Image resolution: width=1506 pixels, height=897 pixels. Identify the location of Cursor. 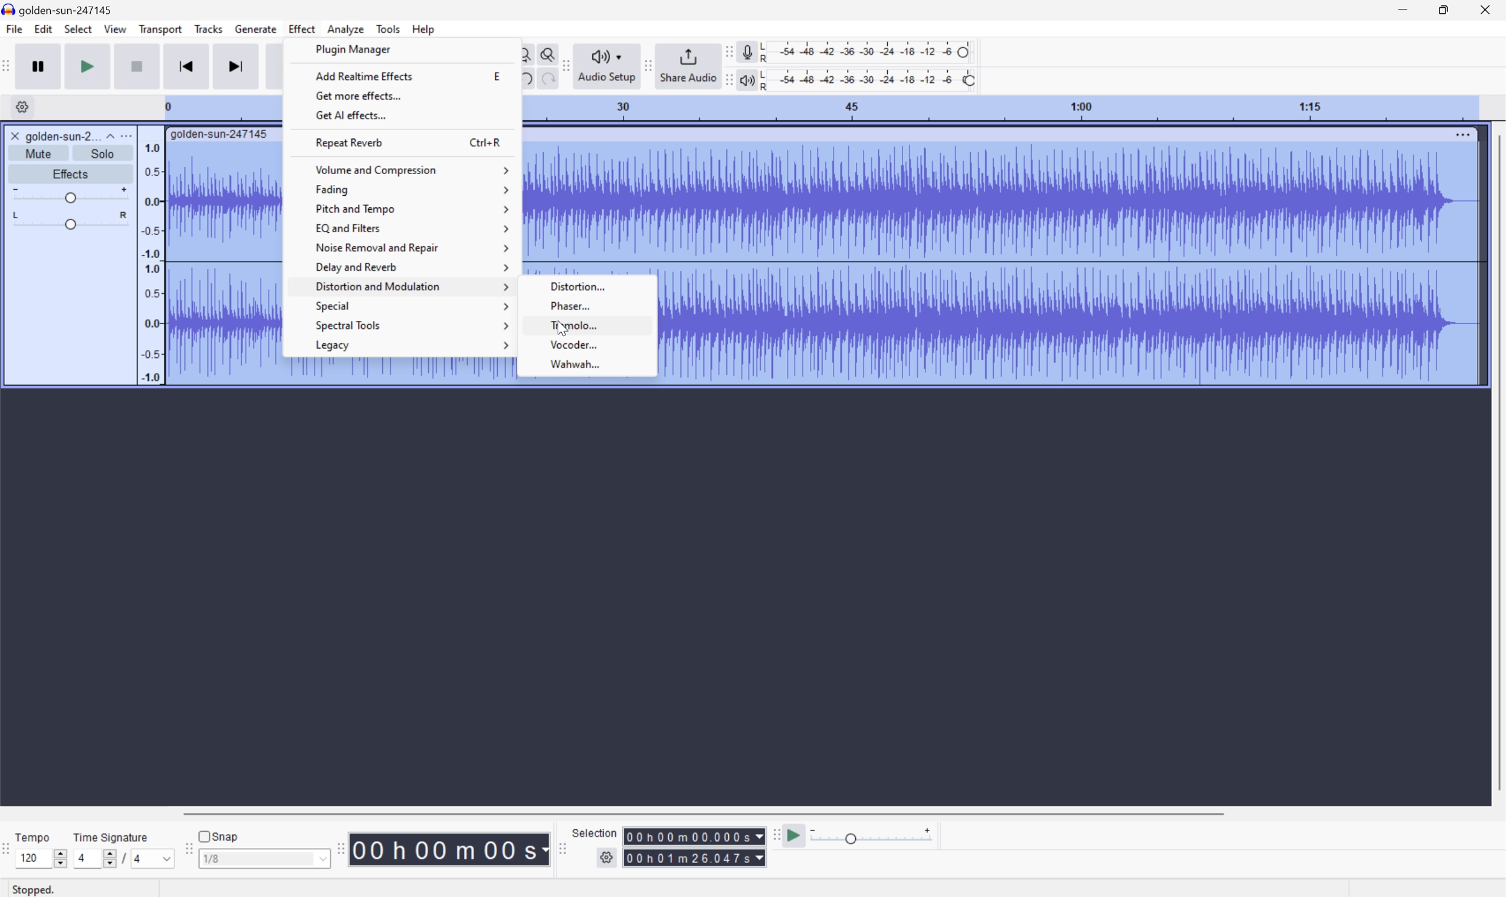
(564, 329).